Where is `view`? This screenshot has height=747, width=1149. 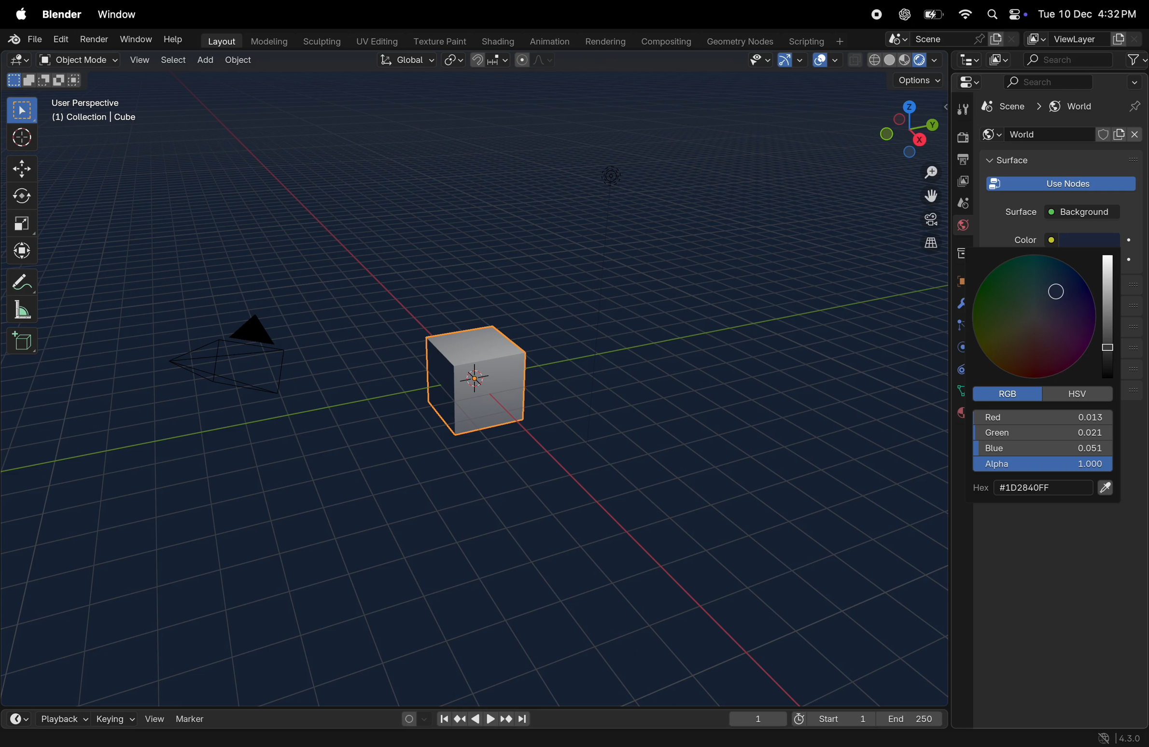 view is located at coordinates (154, 717).